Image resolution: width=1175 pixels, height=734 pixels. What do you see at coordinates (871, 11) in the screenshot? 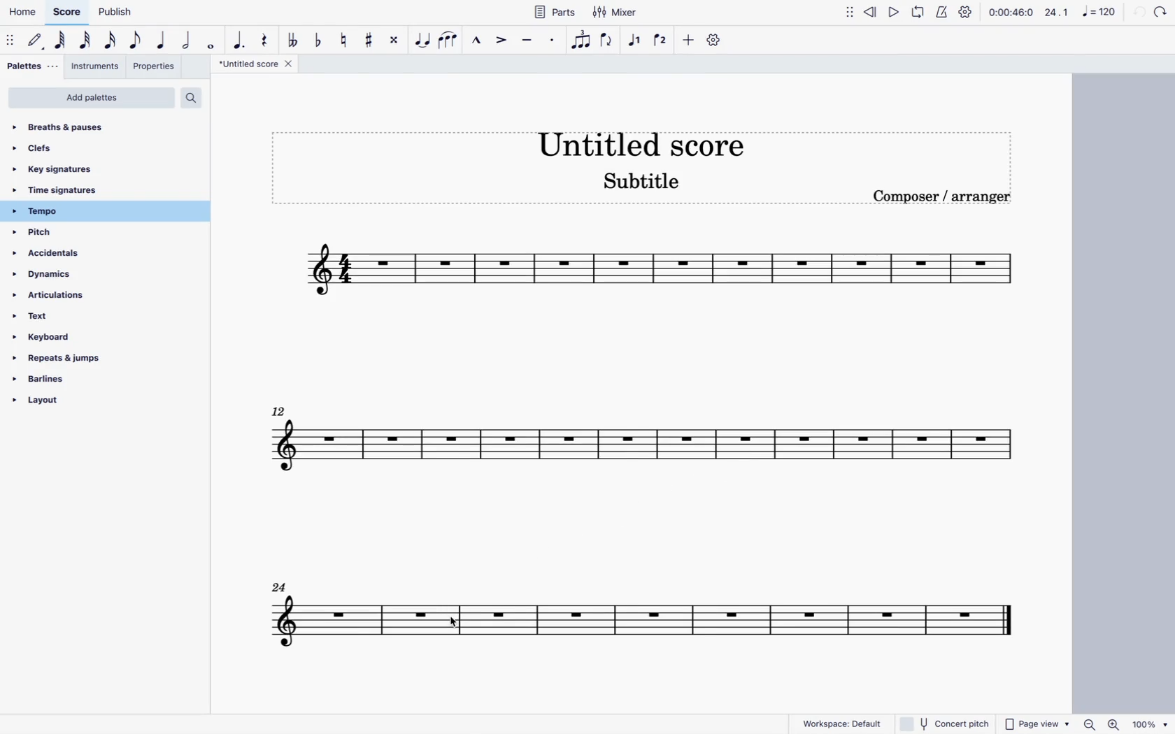
I see `rewind` at bounding box center [871, 11].